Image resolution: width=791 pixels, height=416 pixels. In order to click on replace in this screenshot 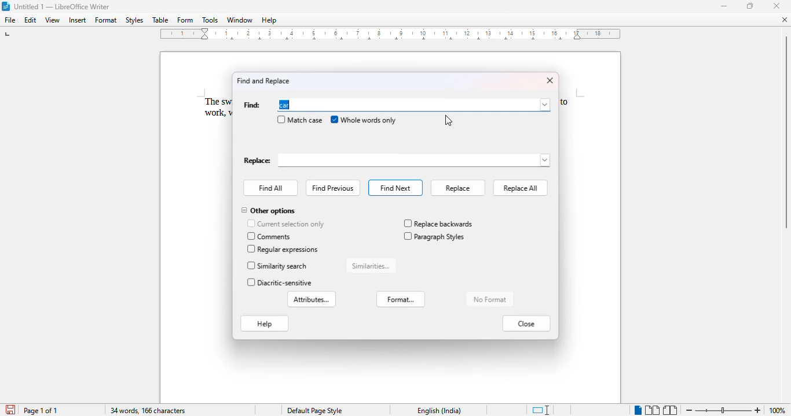, I will do `click(457, 188)`.